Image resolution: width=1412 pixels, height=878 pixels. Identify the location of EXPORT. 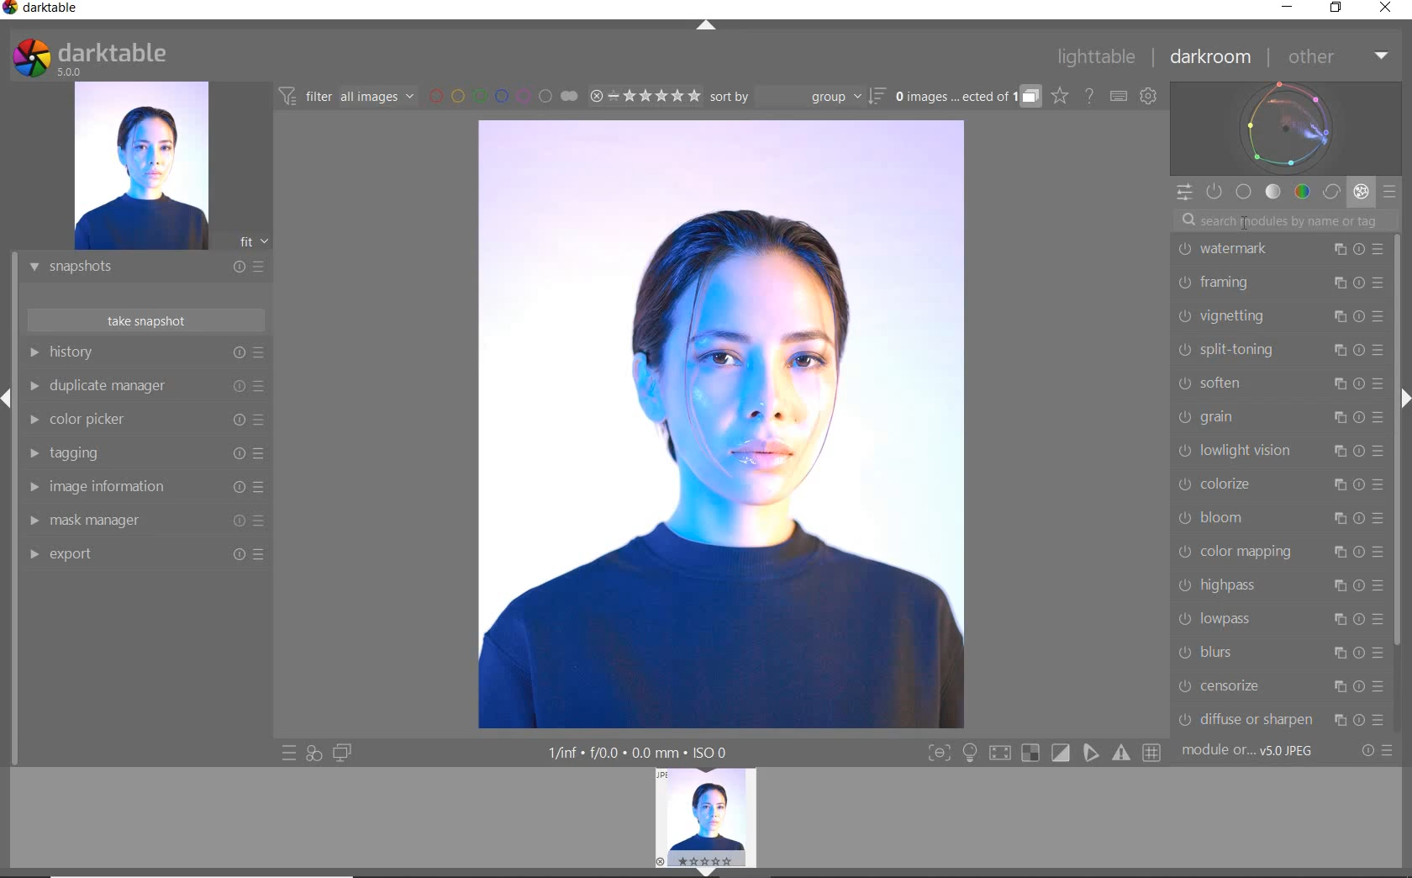
(140, 553).